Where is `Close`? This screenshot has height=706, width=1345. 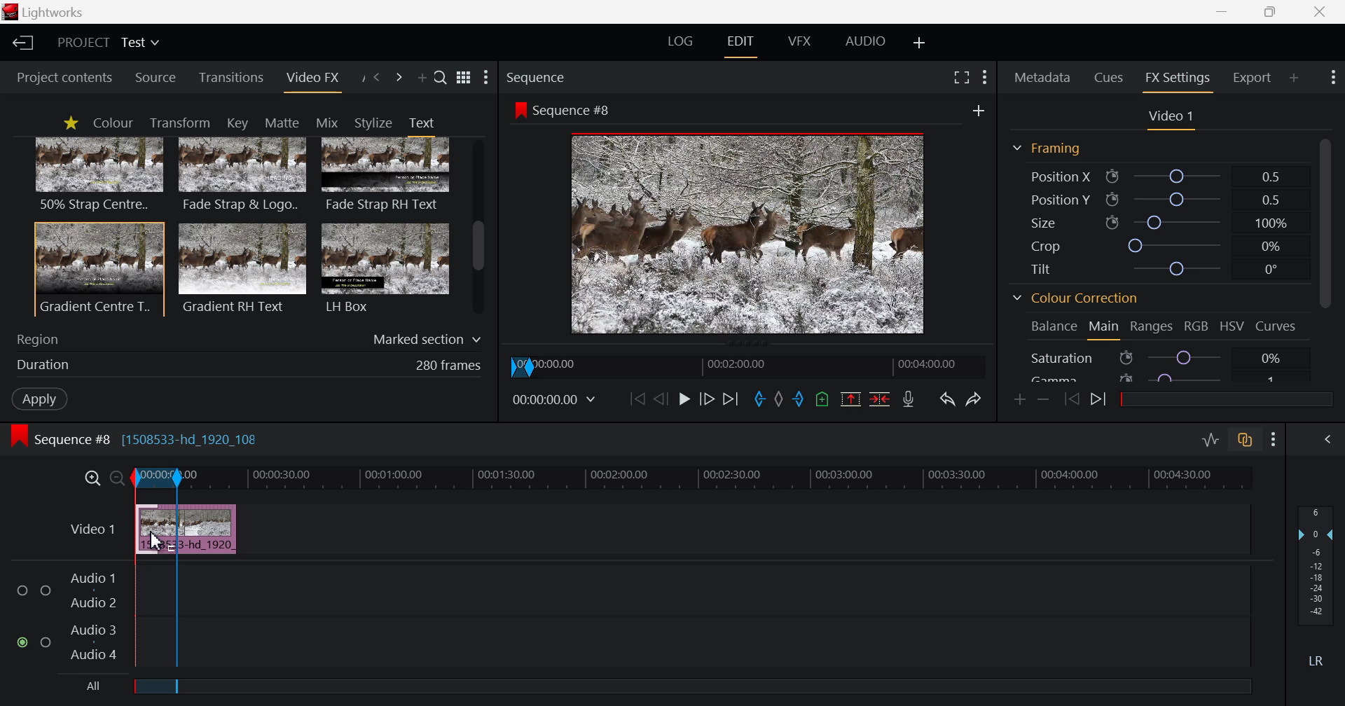 Close is located at coordinates (1321, 12).